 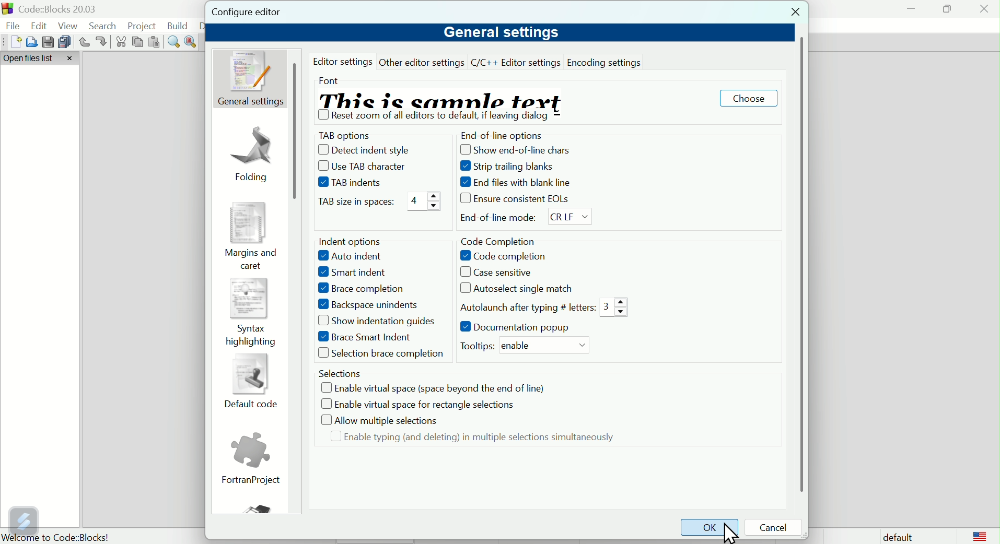 I want to click on Auto launch after typing # letters: 3, so click(x=525, y=307).